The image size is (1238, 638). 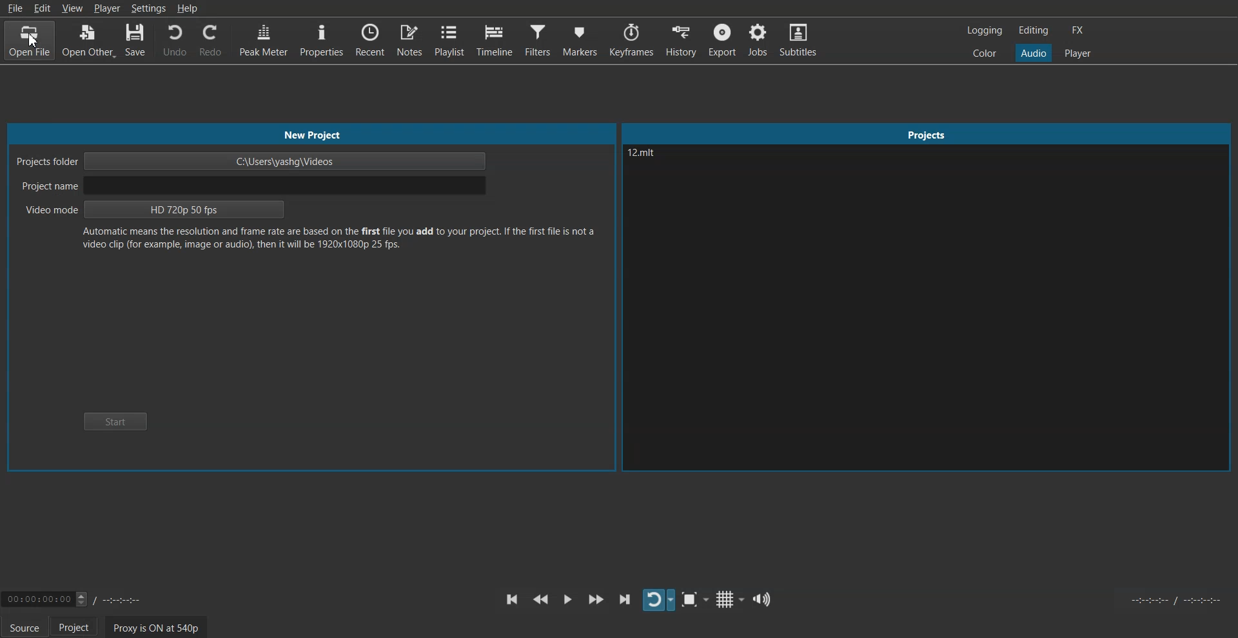 I want to click on Project, so click(x=78, y=627).